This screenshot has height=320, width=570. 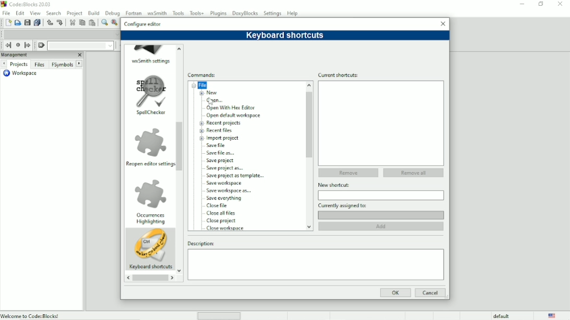 I want to click on Welcome to Code:Blocks , so click(x=31, y=315).